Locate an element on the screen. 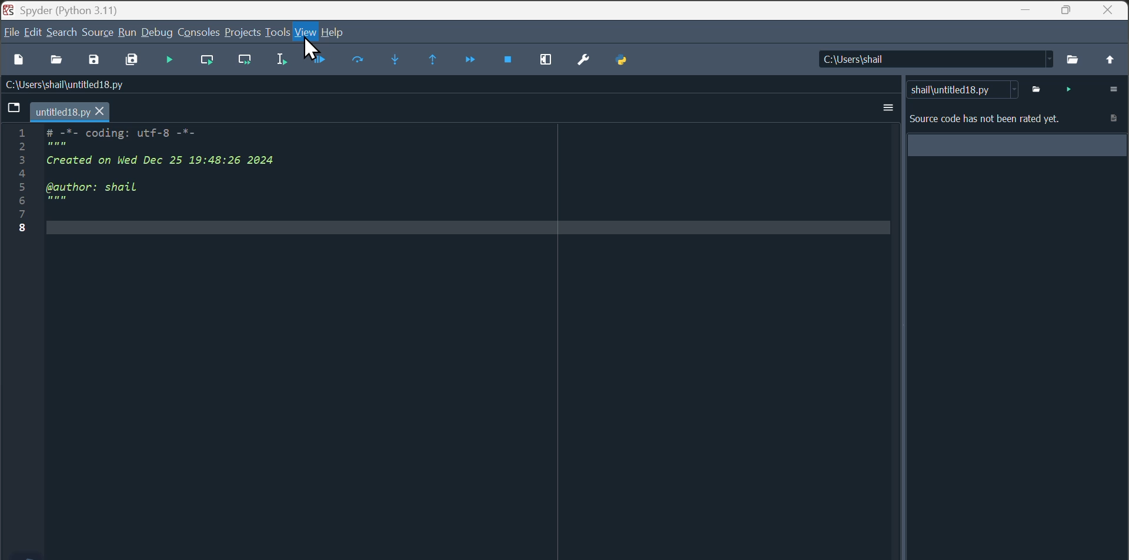 This screenshot has width=1129, height=560. Consoles is located at coordinates (199, 32).